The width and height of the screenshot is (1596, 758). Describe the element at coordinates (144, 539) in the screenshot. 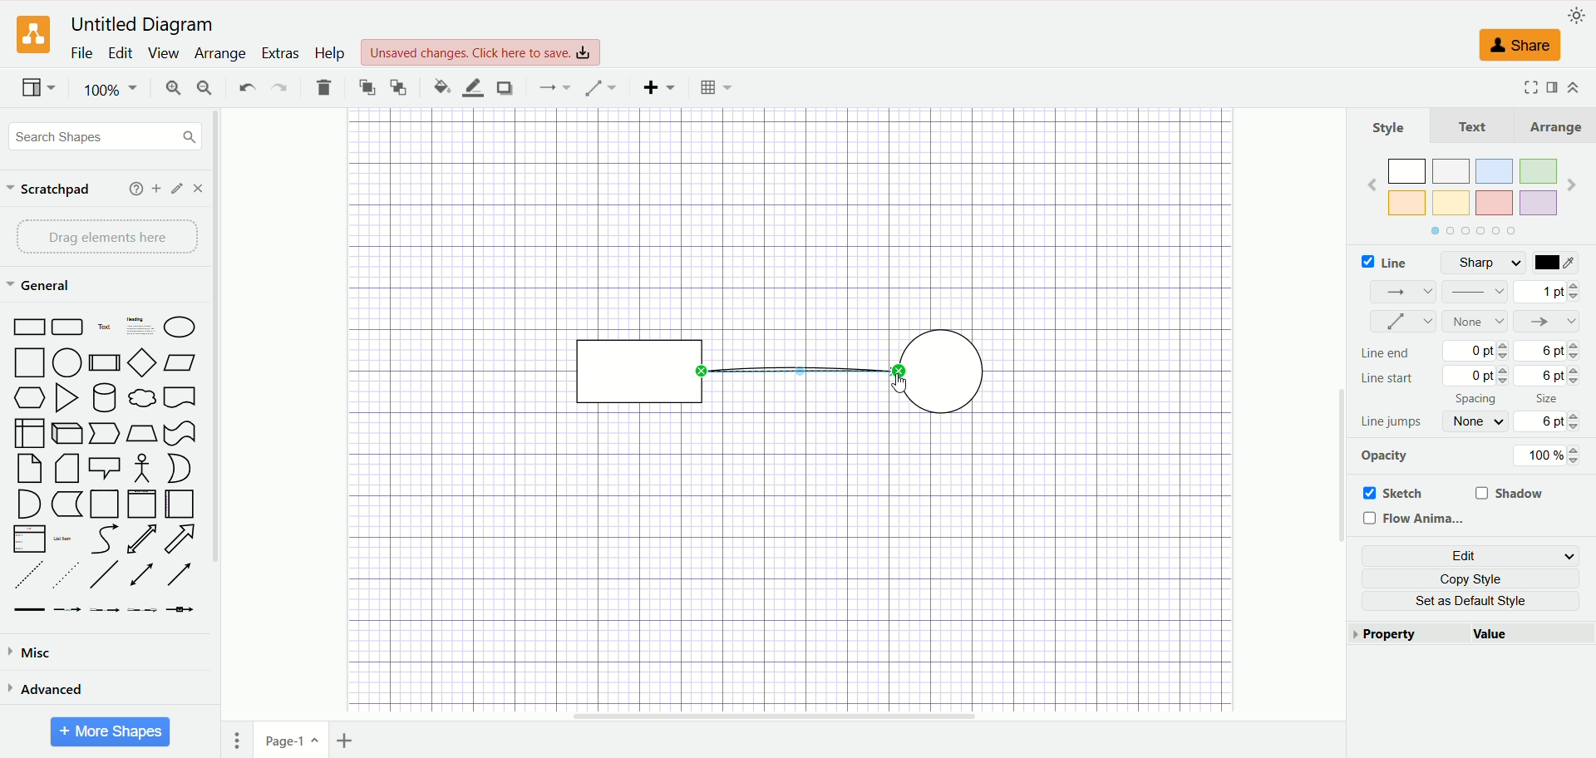

I see `Two way Arrow` at that location.